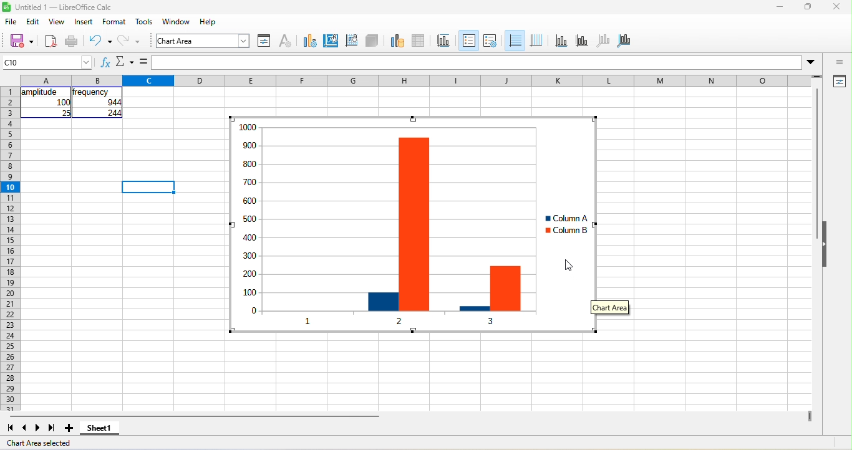 The image size is (852, 450). I want to click on titles, so click(444, 41).